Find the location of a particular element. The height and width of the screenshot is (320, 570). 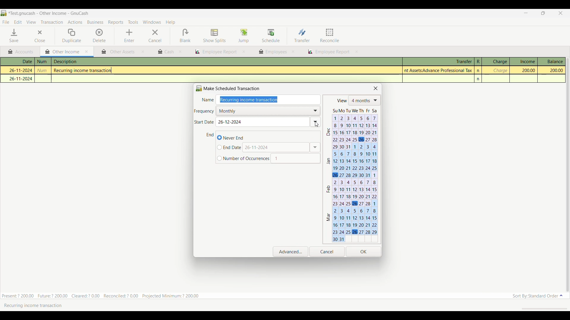

close is located at coordinates (143, 52).